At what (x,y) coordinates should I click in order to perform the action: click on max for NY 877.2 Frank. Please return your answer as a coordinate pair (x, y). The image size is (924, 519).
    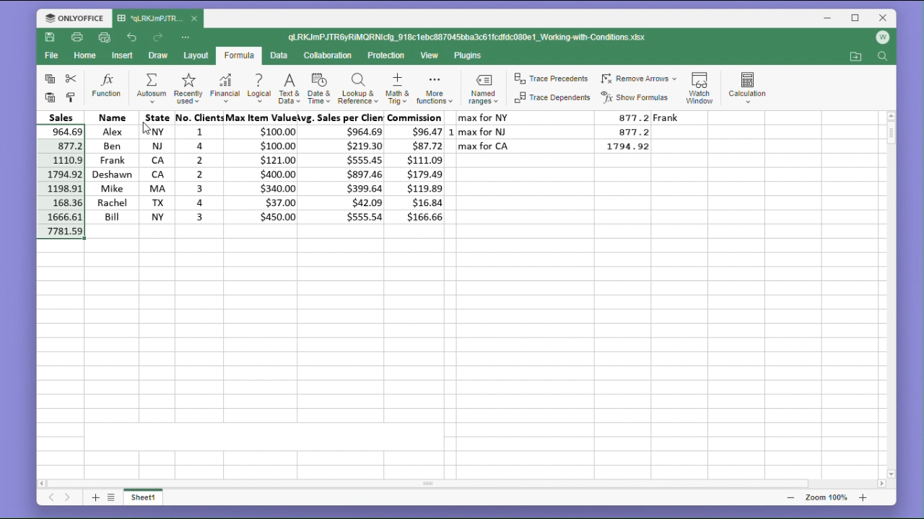
    Looking at the image, I should click on (583, 117).